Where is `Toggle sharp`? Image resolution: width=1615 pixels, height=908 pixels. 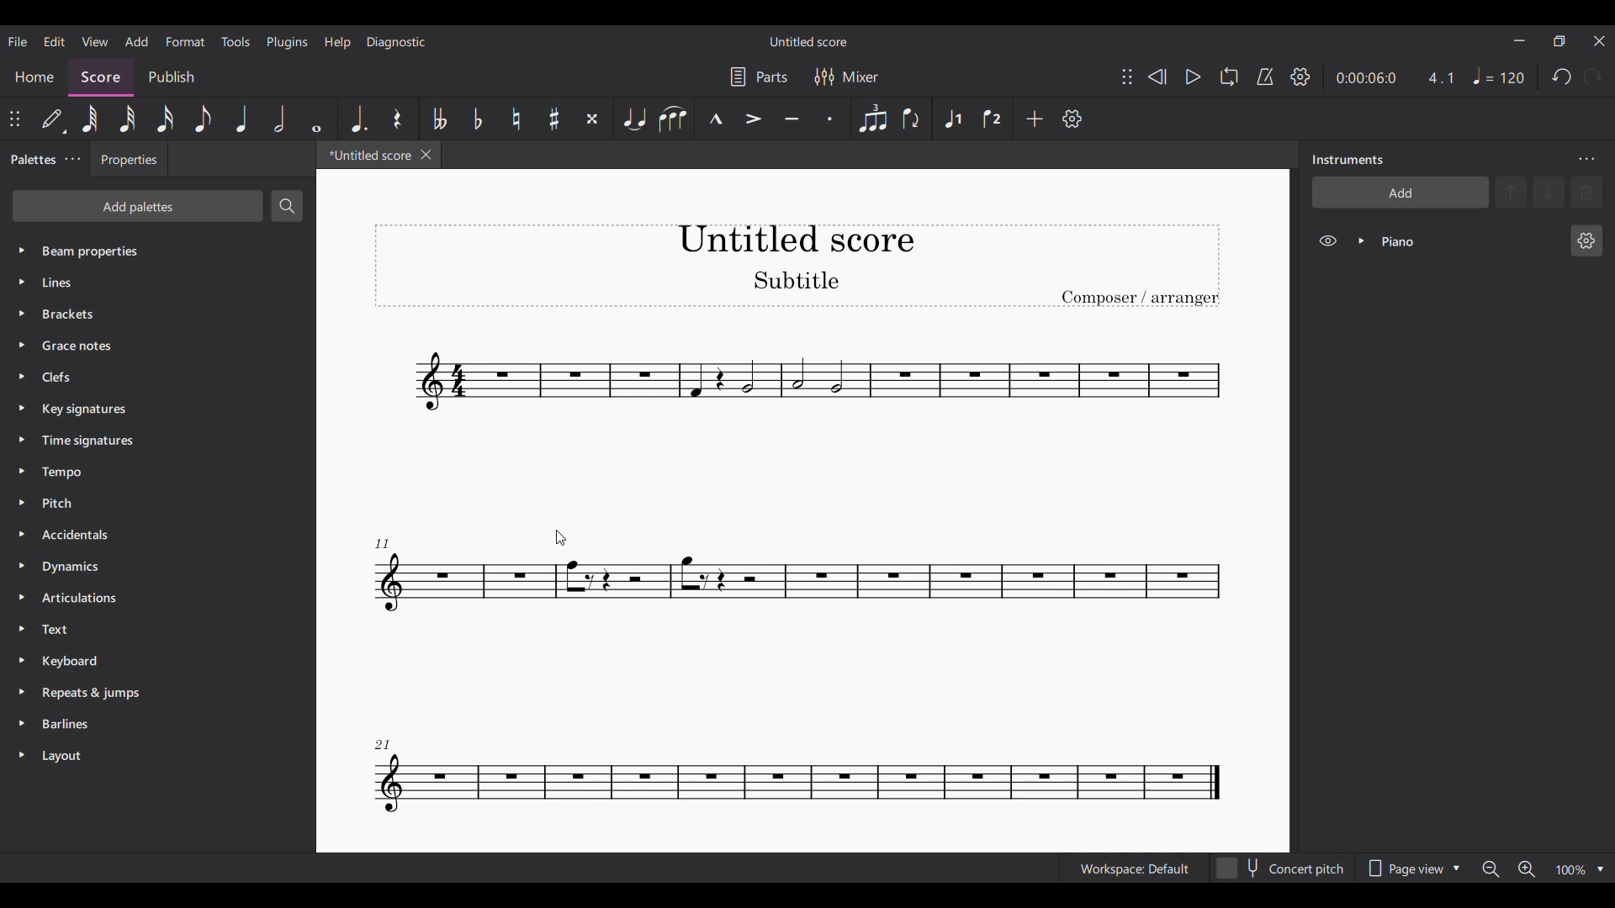
Toggle sharp is located at coordinates (554, 119).